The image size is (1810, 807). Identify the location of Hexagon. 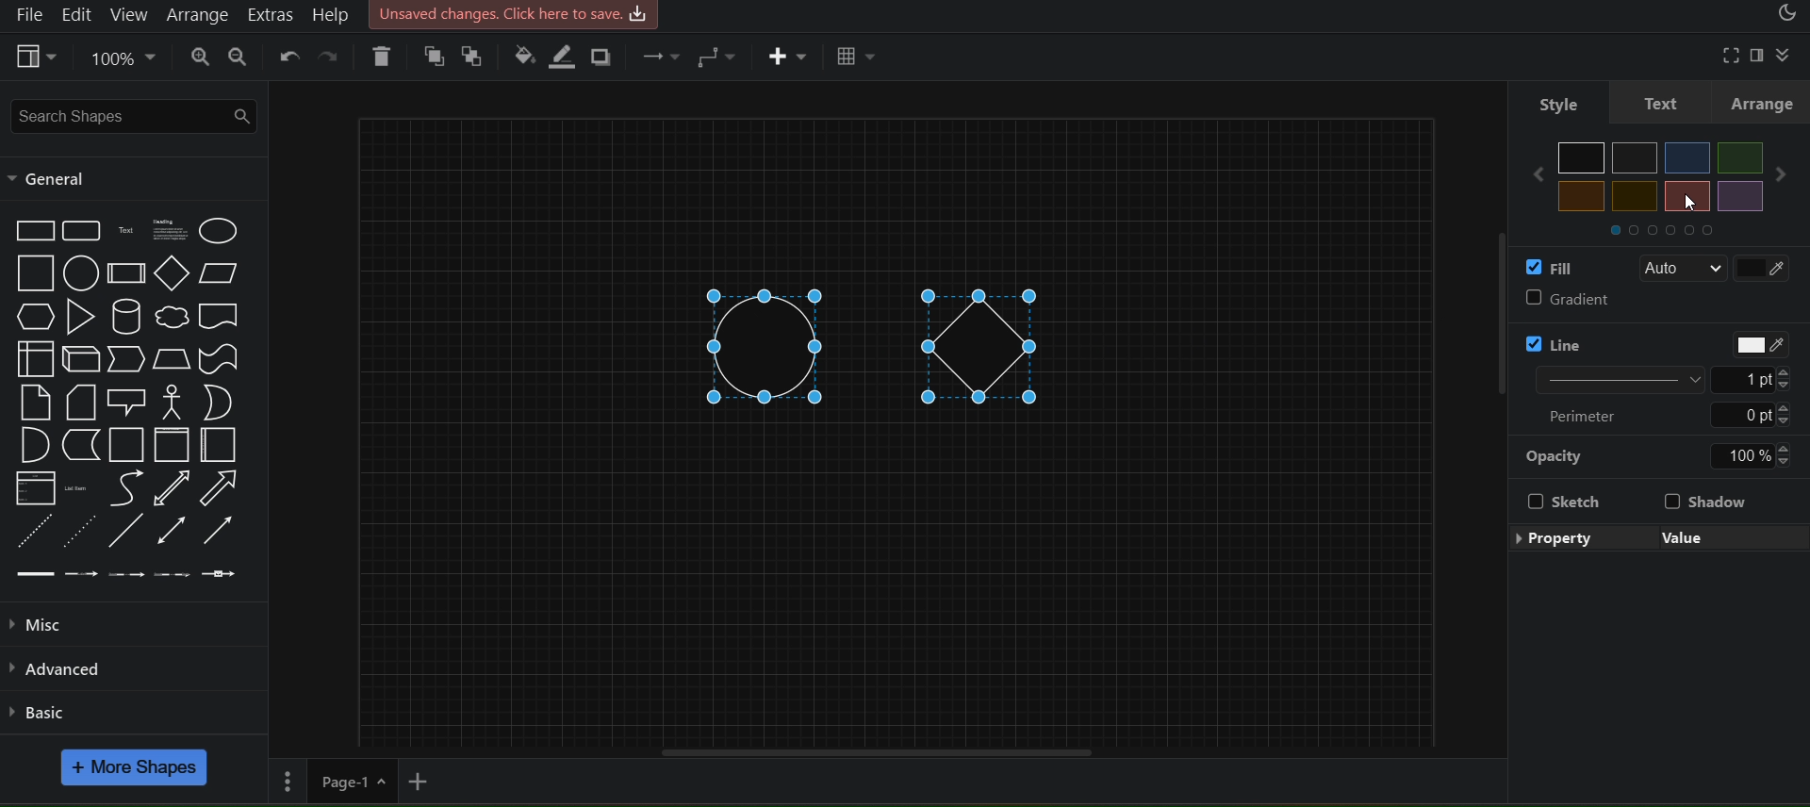
(34, 318).